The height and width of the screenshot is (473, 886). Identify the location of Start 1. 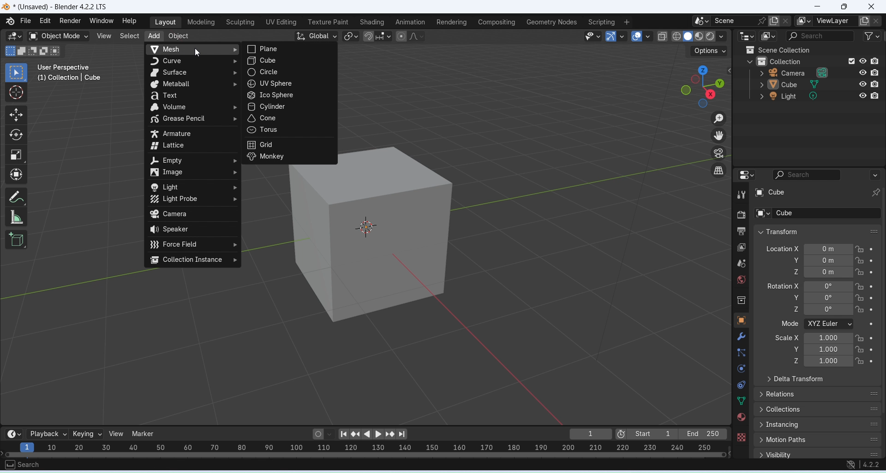
(653, 434).